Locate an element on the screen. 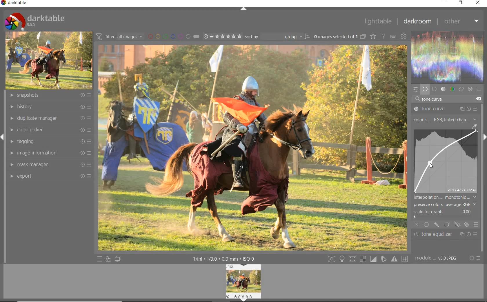 The image size is (487, 302). minimize is located at coordinates (445, 2).